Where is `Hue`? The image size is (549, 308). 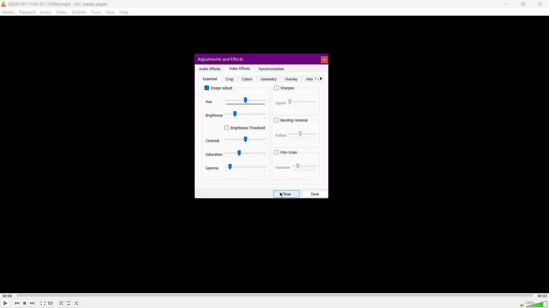
Hue is located at coordinates (233, 102).